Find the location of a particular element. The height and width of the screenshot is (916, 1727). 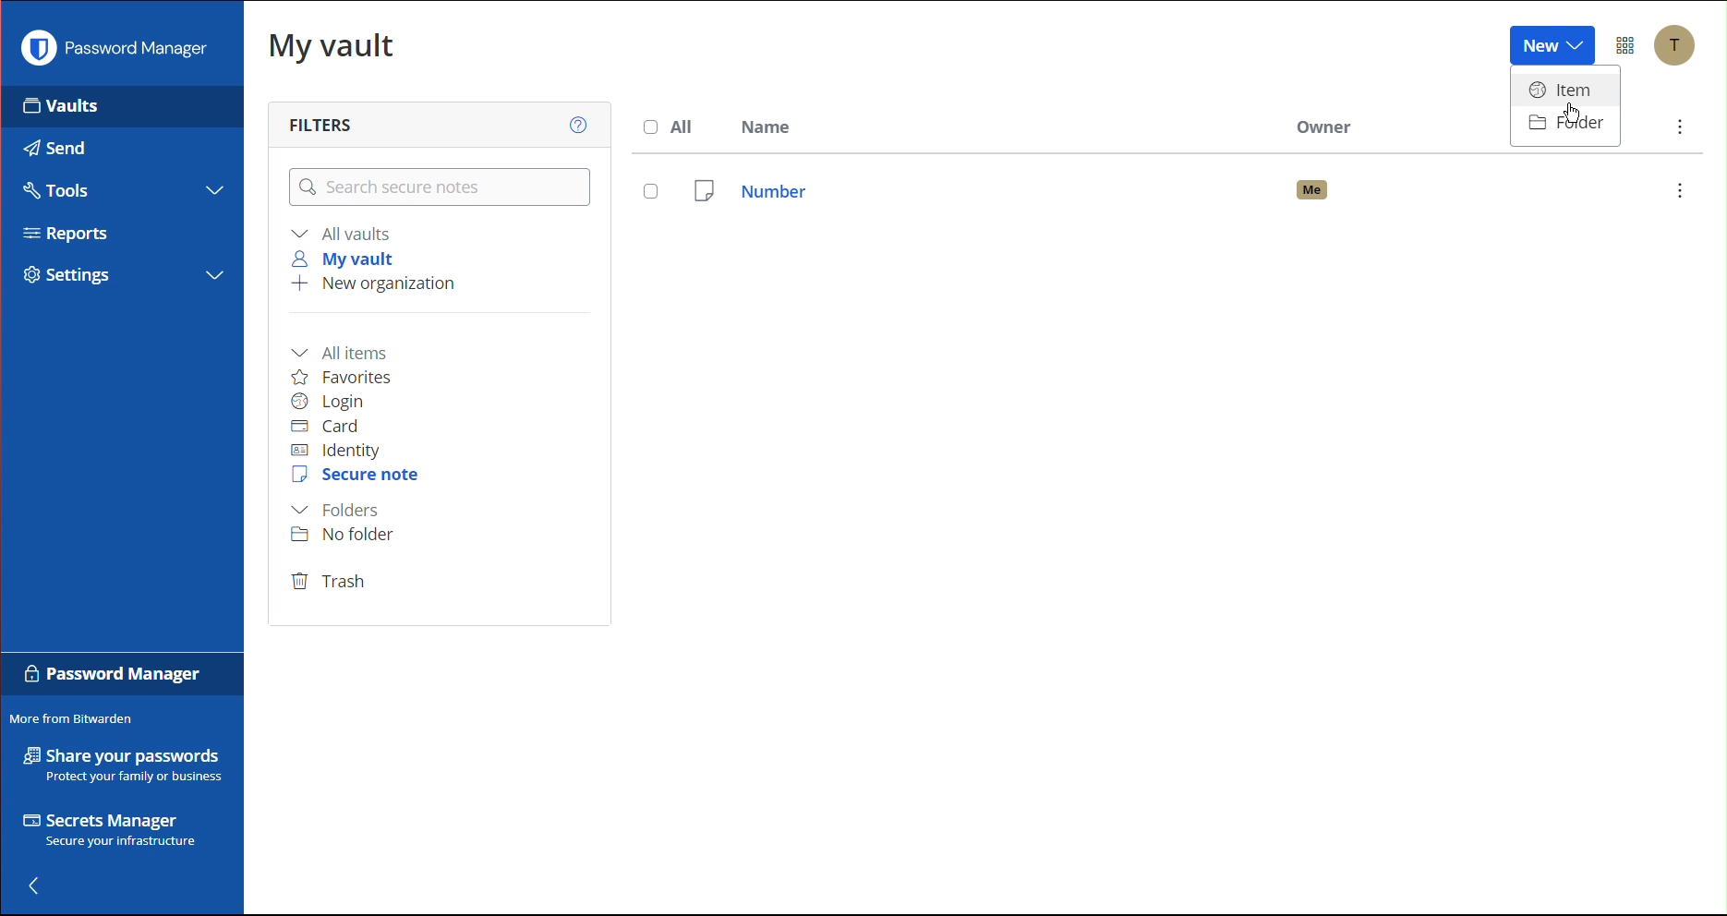

Share your passwords is located at coordinates (124, 765).